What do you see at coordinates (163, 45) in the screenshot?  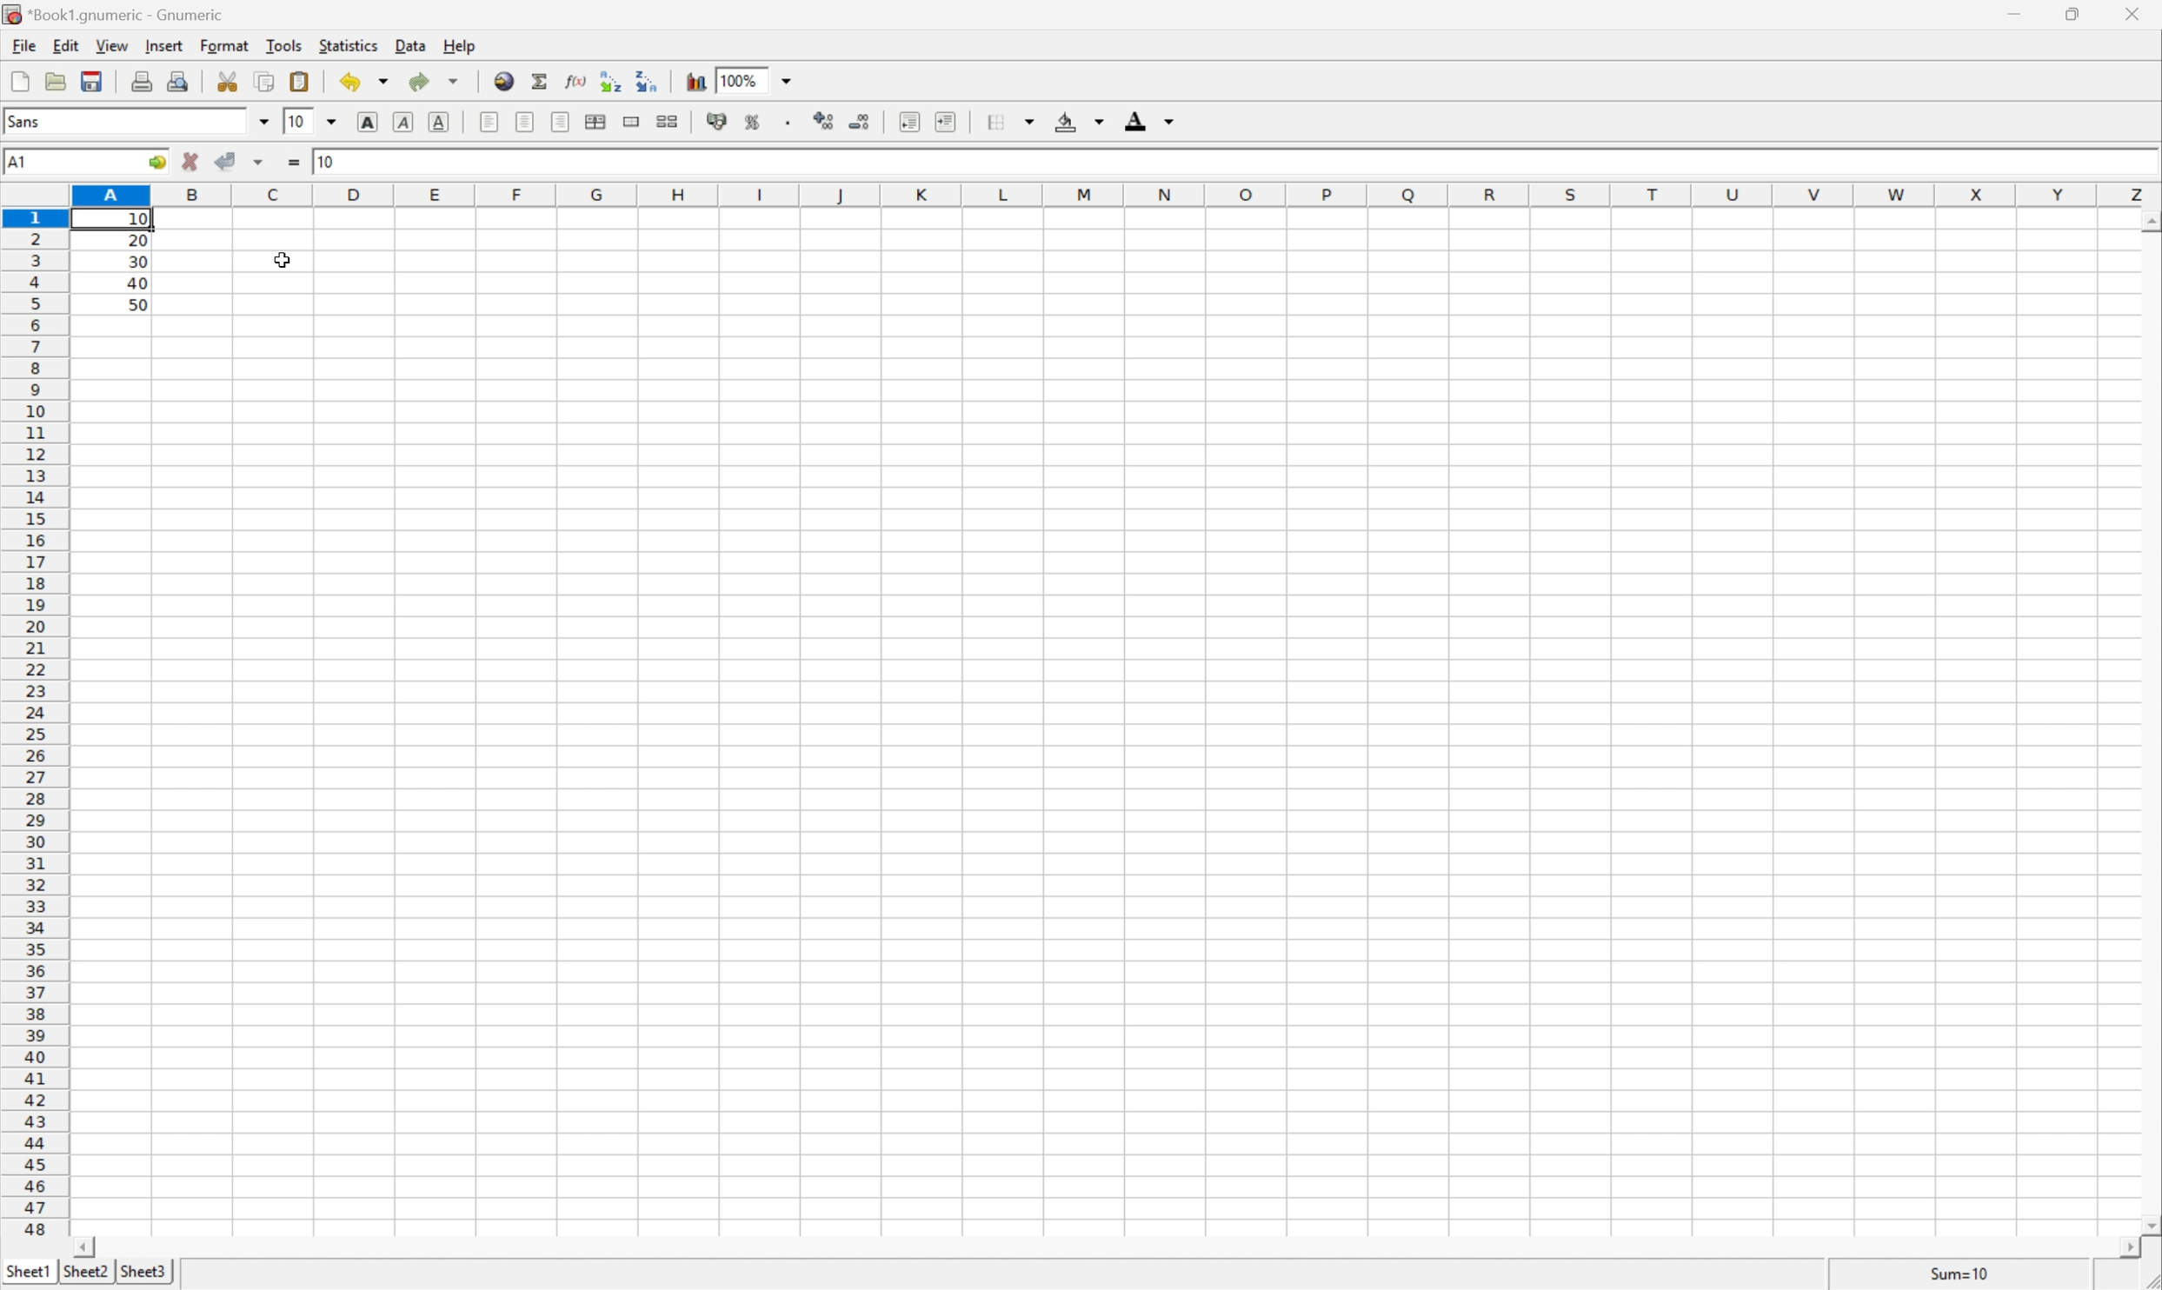 I see `Insert` at bounding box center [163, 45].